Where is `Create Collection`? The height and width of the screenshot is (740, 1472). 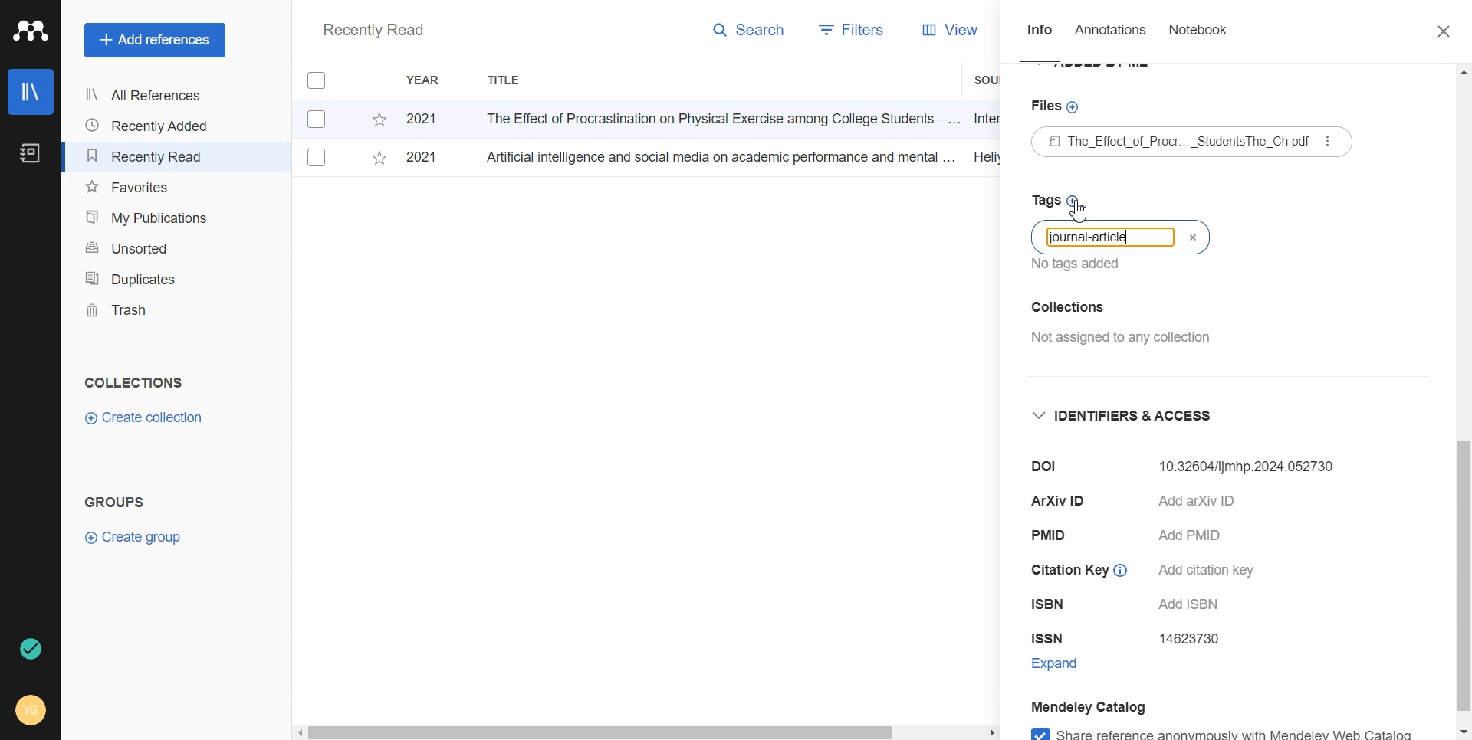
Create Collection is located at coordinates (146, 418).